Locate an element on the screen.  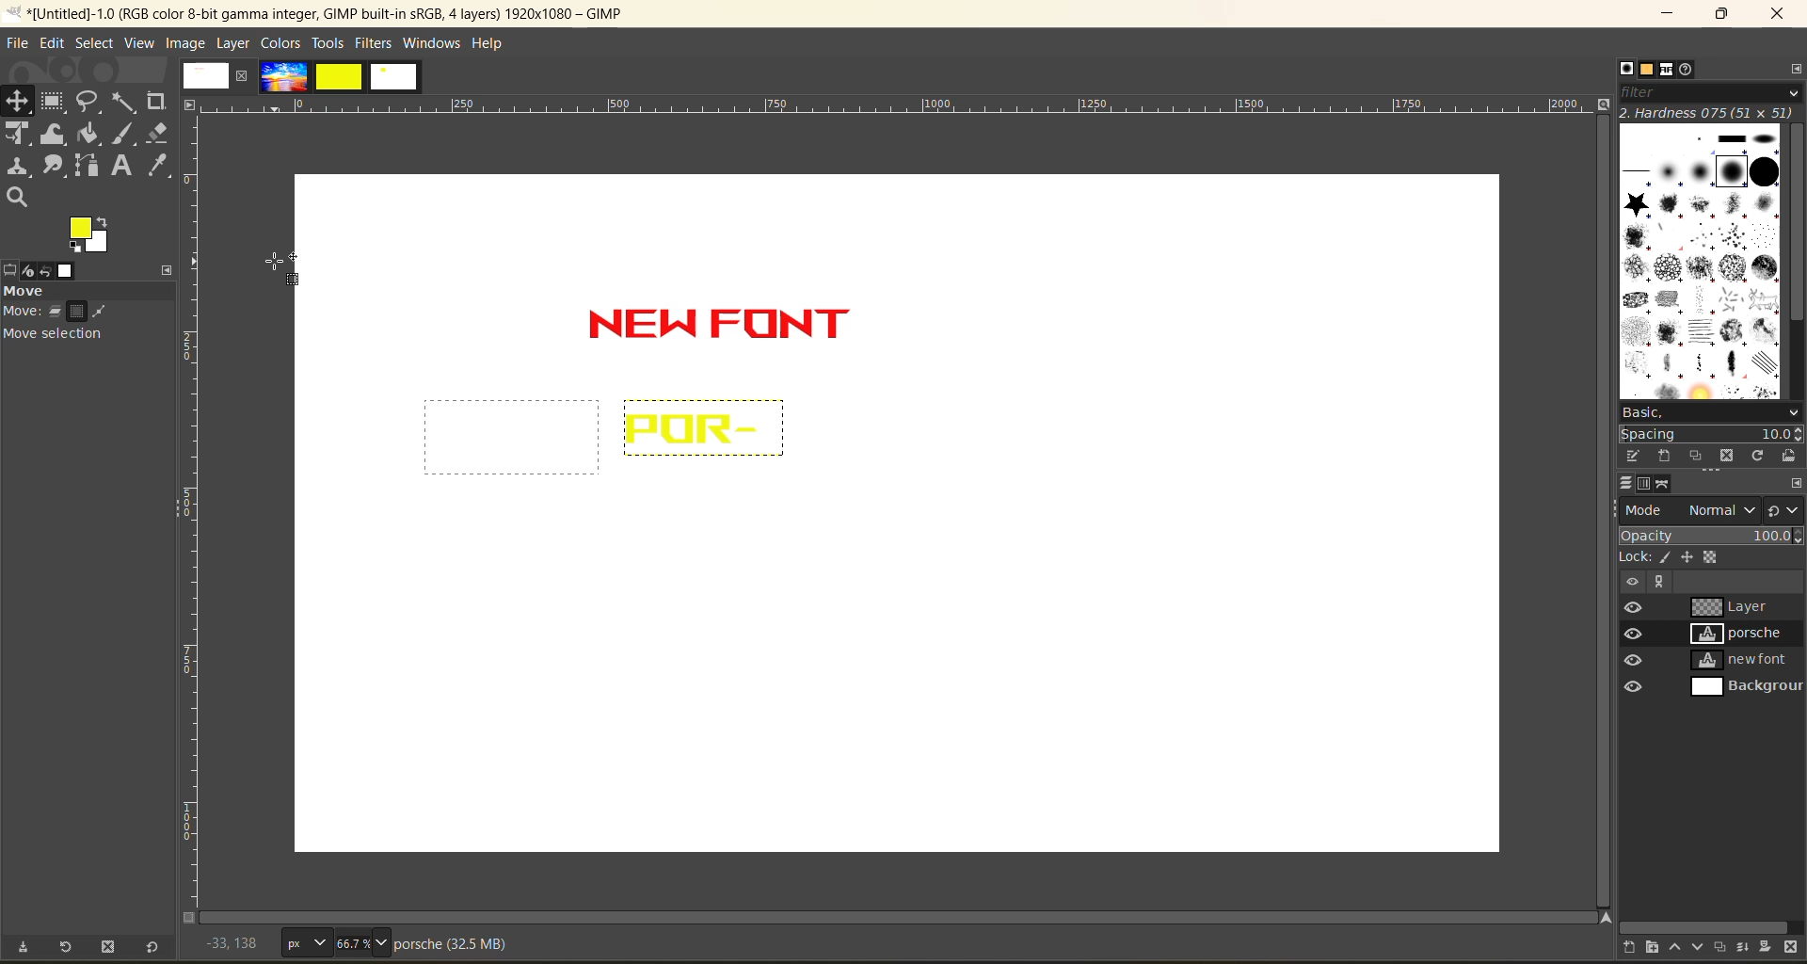
edit this brush is located at coordinates (1623, 456).